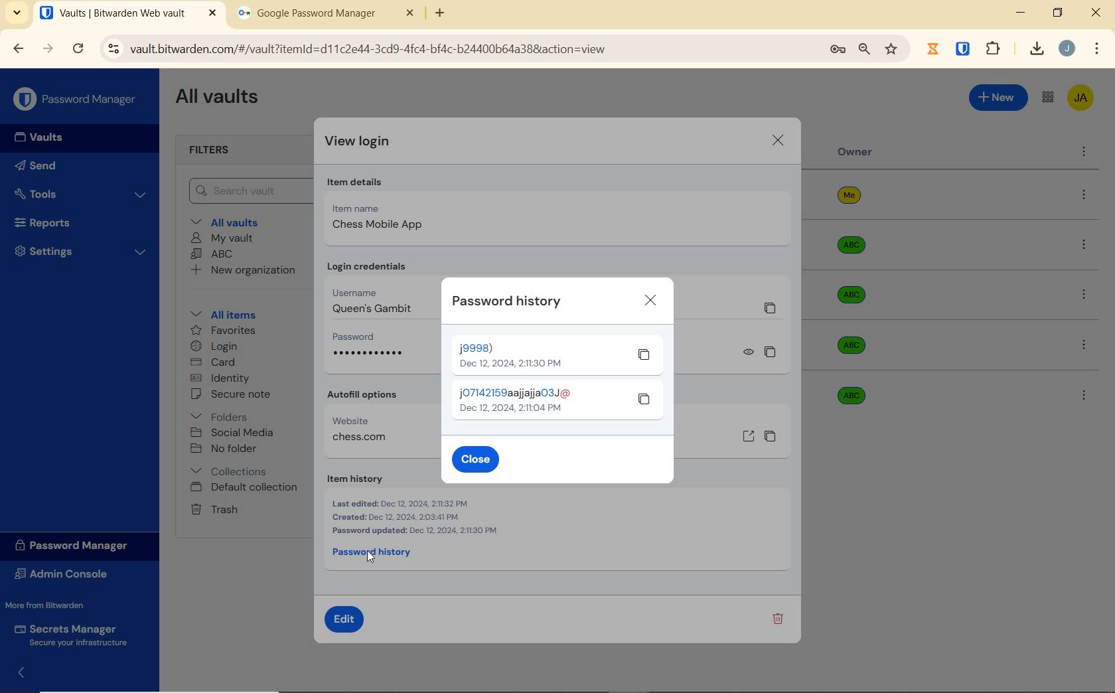 The height and width of the screenshot is (693, 1115). I want to click on trash, so click(216, 509).